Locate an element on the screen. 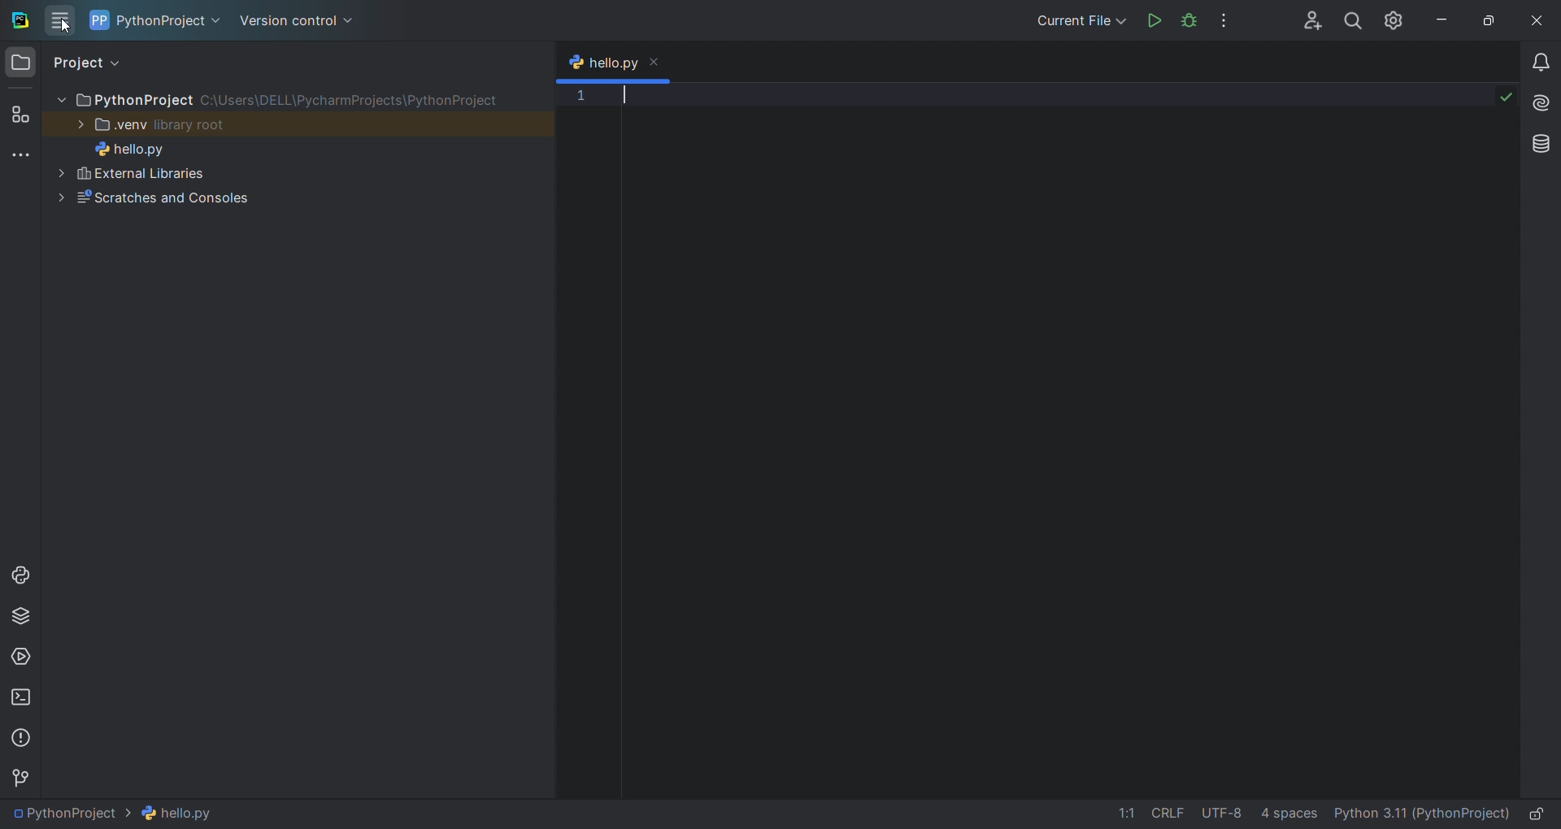  current project is located at coordinates (161, 22).